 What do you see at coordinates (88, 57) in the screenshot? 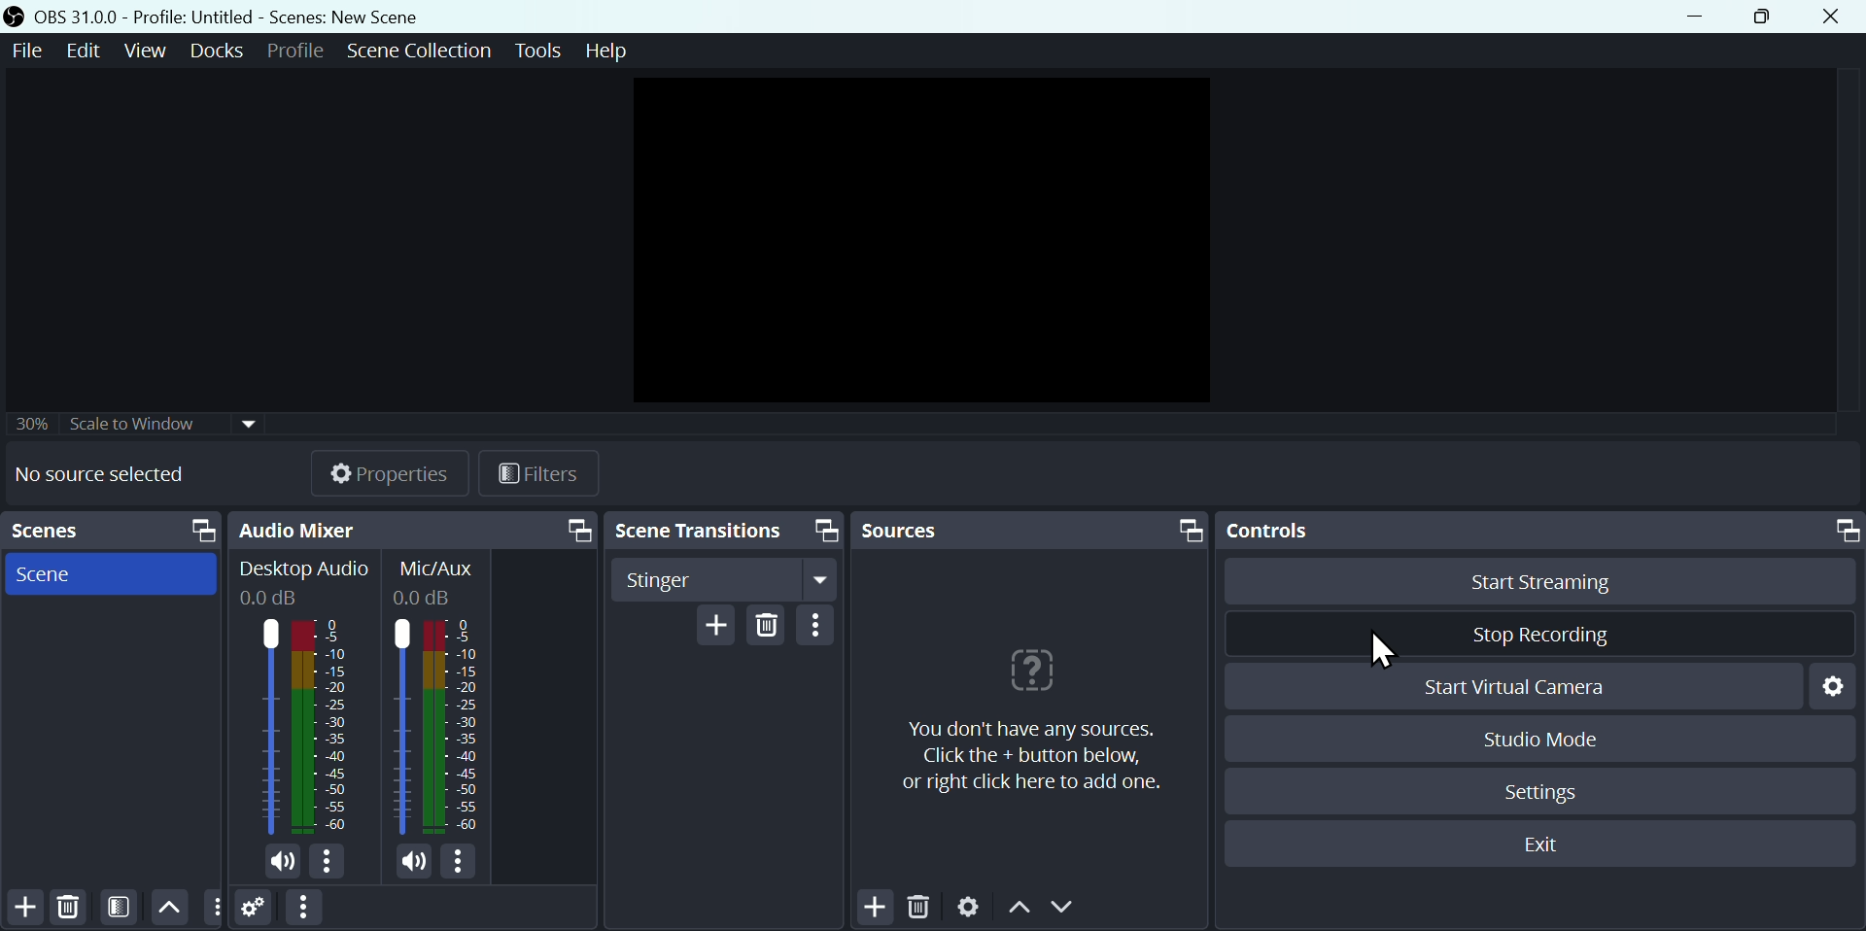
I see `Edit` at bounding box center [88, 57].